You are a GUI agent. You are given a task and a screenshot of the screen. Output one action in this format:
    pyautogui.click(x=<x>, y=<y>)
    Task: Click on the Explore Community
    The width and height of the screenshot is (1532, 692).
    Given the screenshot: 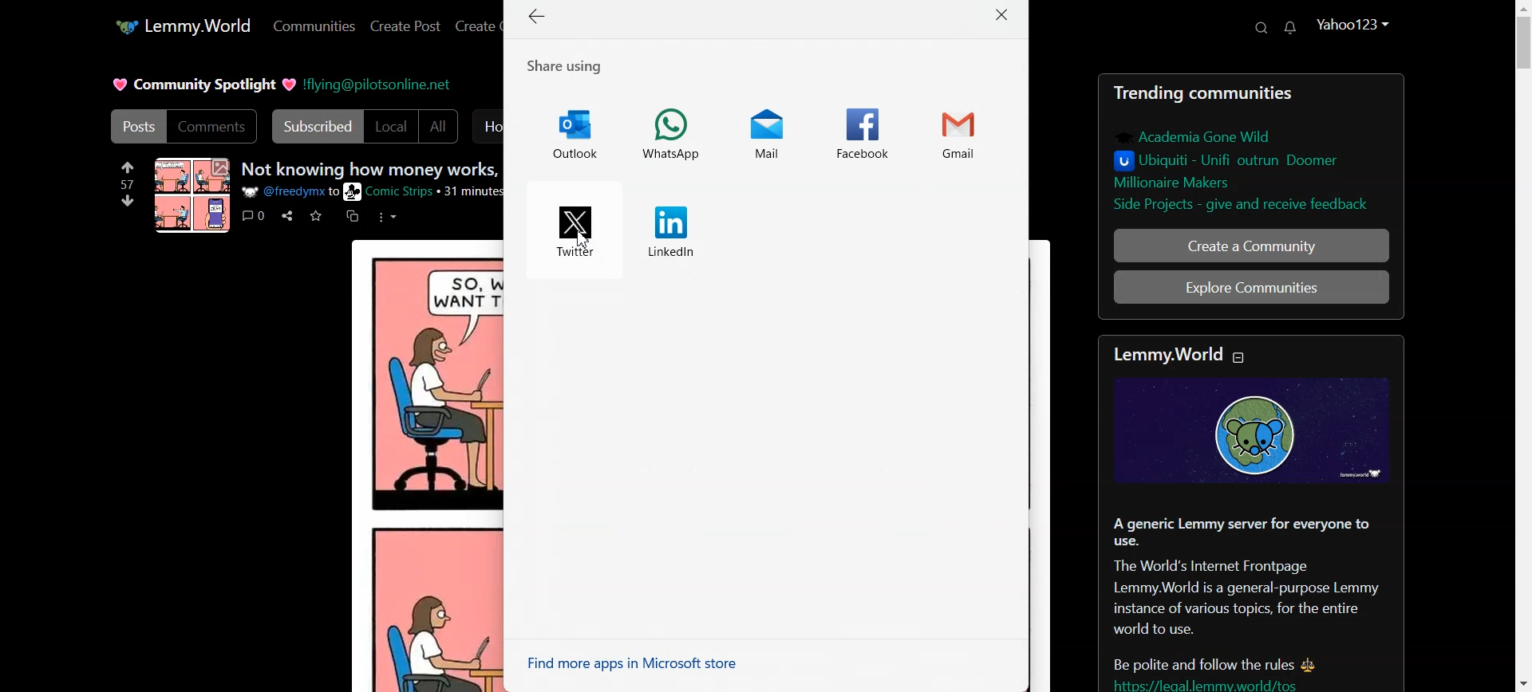 What is the action you would take?
    pyautogui.click(x=1250, y=287)
    